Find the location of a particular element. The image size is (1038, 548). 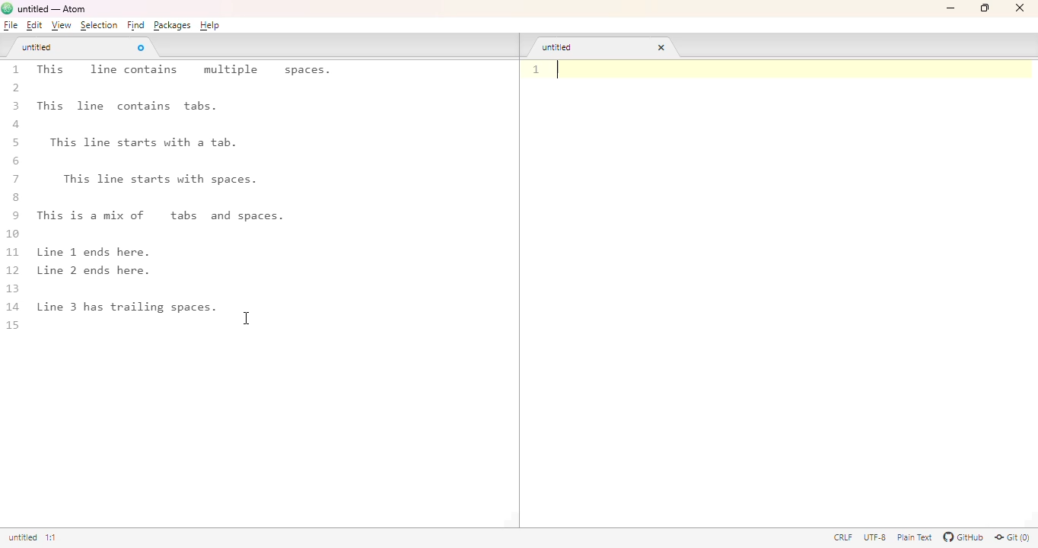

plain text is located at coordinates (916, 537).